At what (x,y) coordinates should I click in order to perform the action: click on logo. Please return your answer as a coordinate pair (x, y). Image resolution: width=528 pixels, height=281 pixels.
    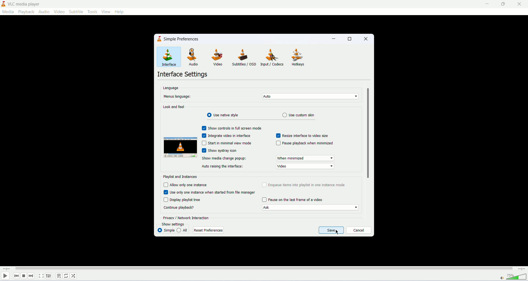
    Looking at the image, I should click on (3, 4).